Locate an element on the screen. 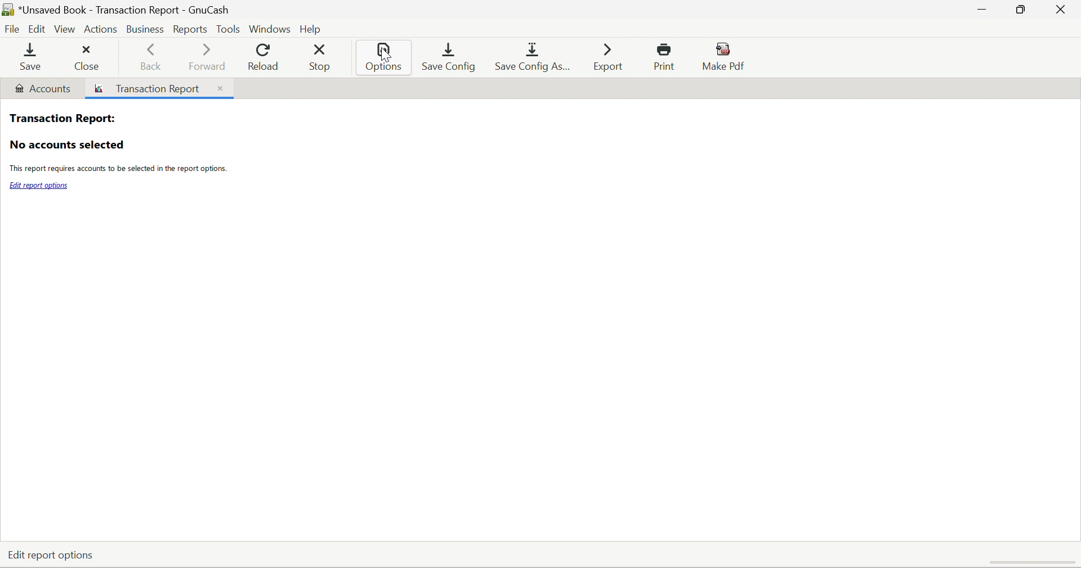  Print is located at coordinates (667, 57).